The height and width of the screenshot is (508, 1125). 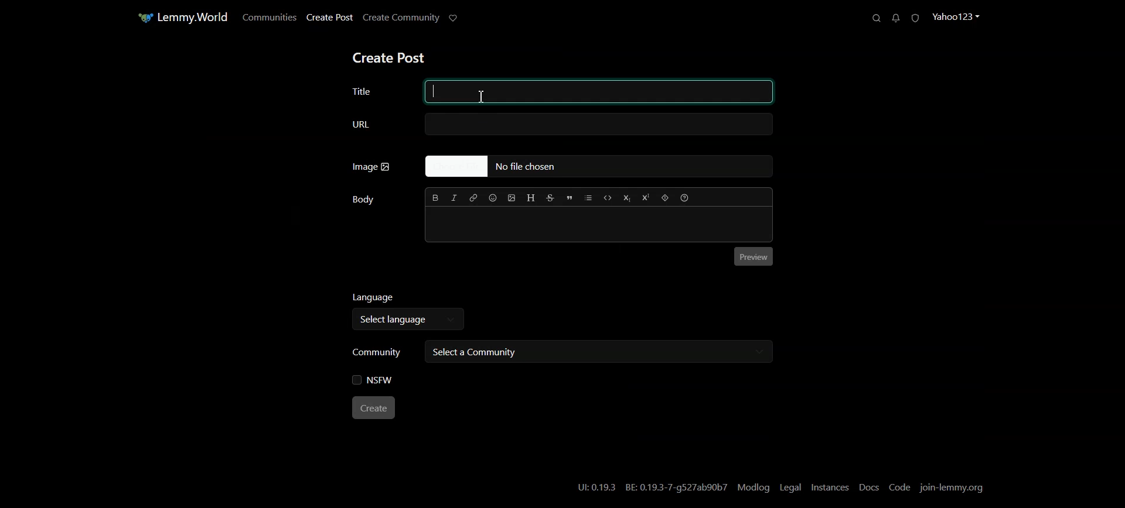 I want to click on UI: 0.19.3 BE: 0.19.3-7-g527ab90b7, so click(x=651, y=486).